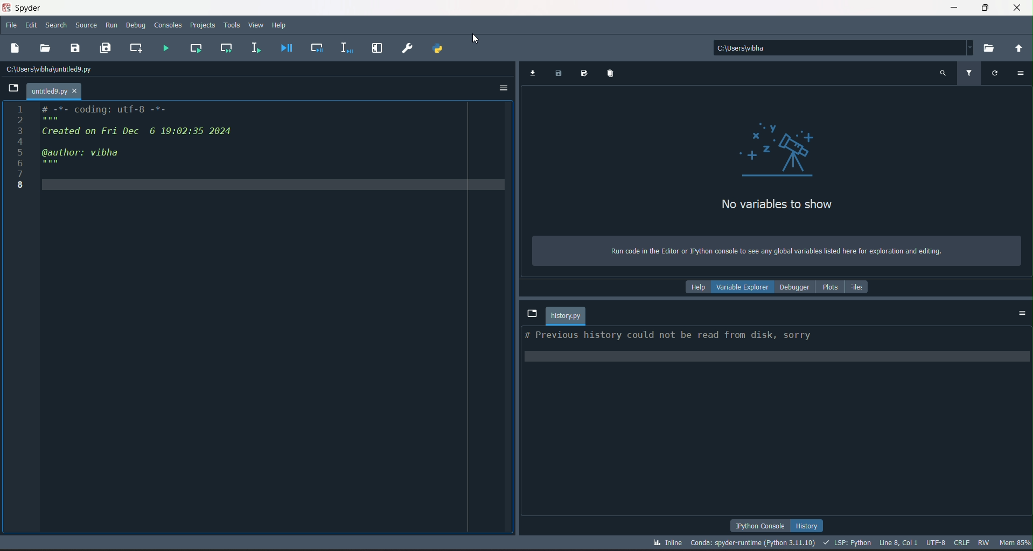 The width and height of the screenshot is (1033, 551). What do you see at coordinates (284, 49) in the screenshot?
I see `debug file` at bounding box center [284, 49].